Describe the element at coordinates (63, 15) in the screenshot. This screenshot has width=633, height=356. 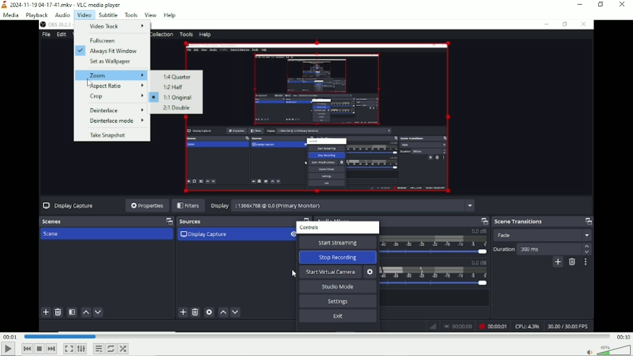
I see `Audio` at that location.